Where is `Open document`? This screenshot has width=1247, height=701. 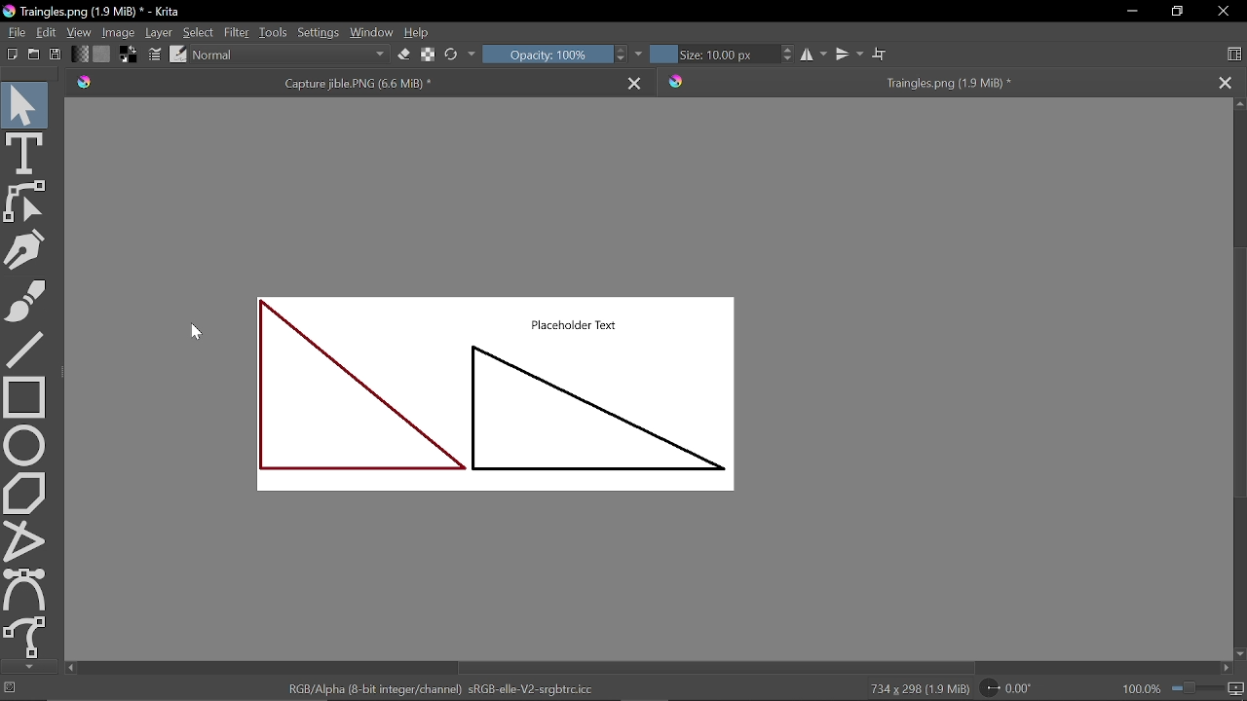
Open document is located at coordinates (33, 55).